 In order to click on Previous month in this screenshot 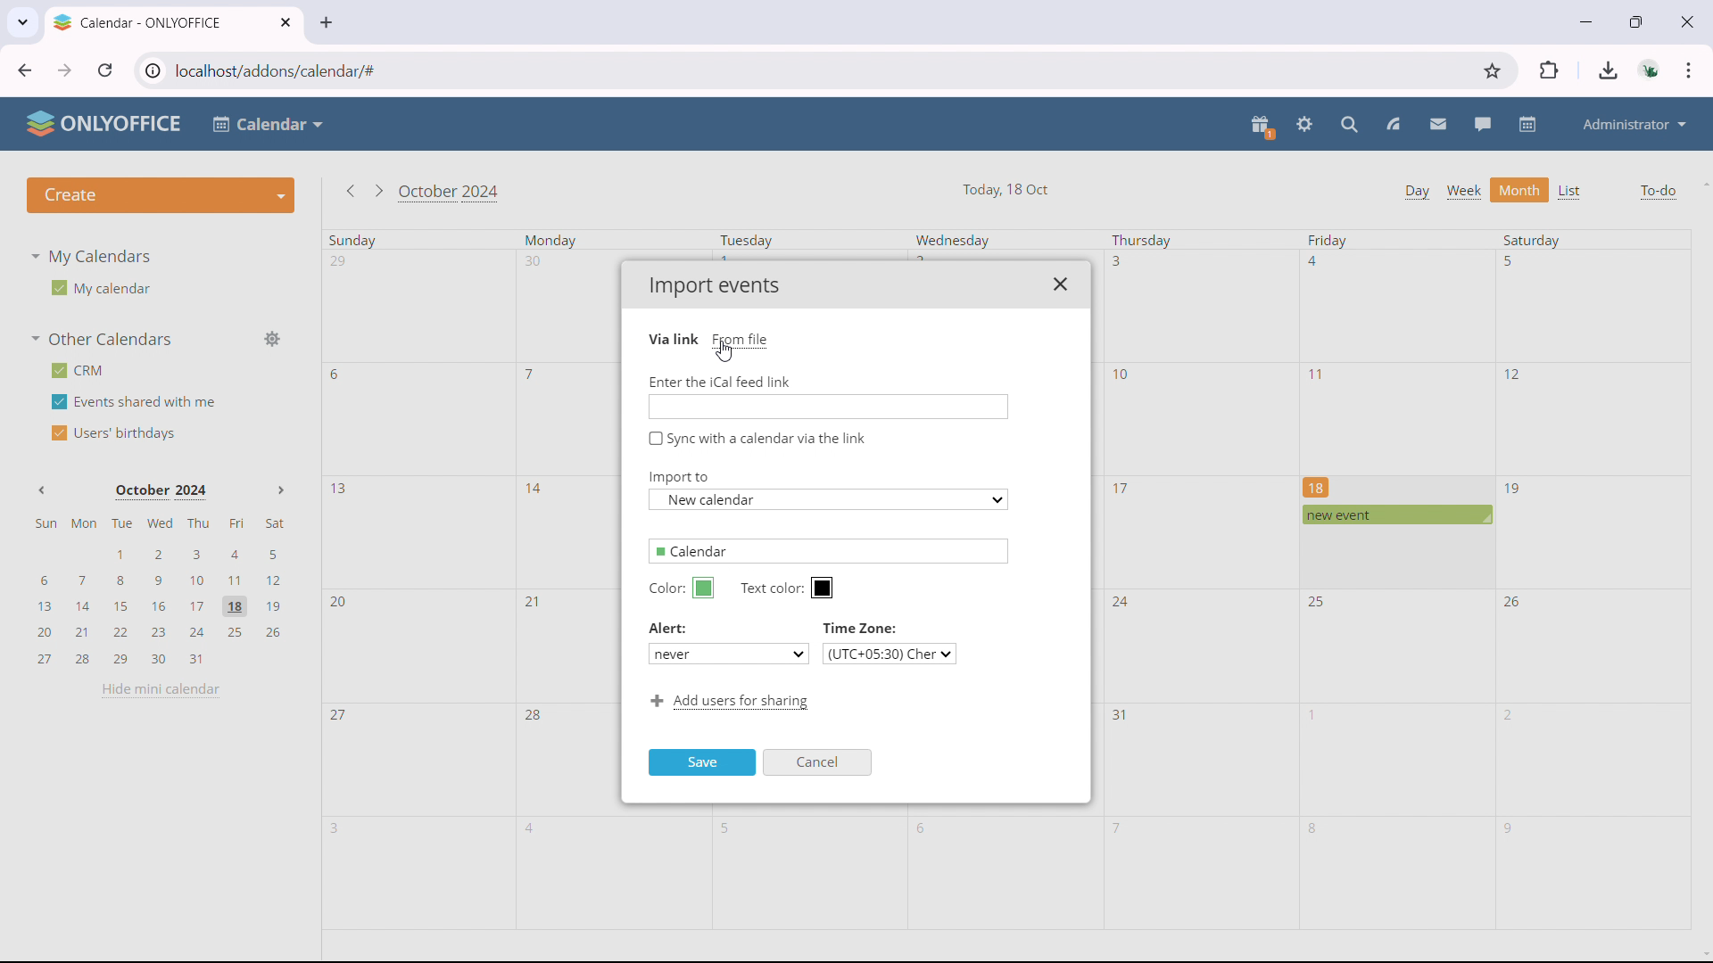, I will do `click(40, 491)`.